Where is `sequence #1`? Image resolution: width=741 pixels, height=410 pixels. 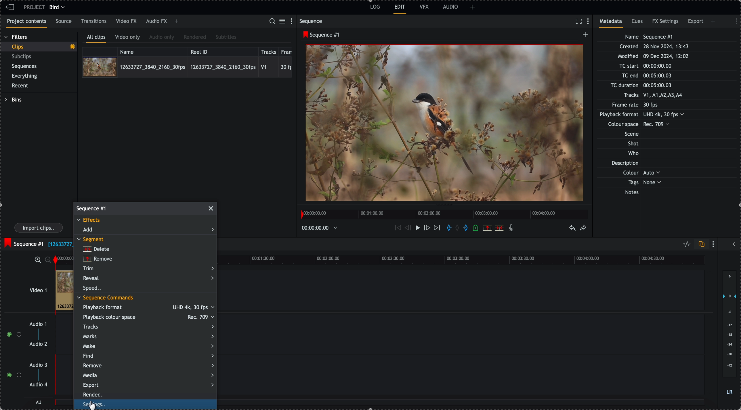
sequence #1 is located at coordinates (23, 242).